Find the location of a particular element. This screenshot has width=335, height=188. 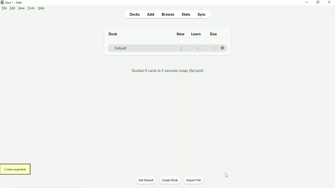

Add is located at coordinates (151, 14).